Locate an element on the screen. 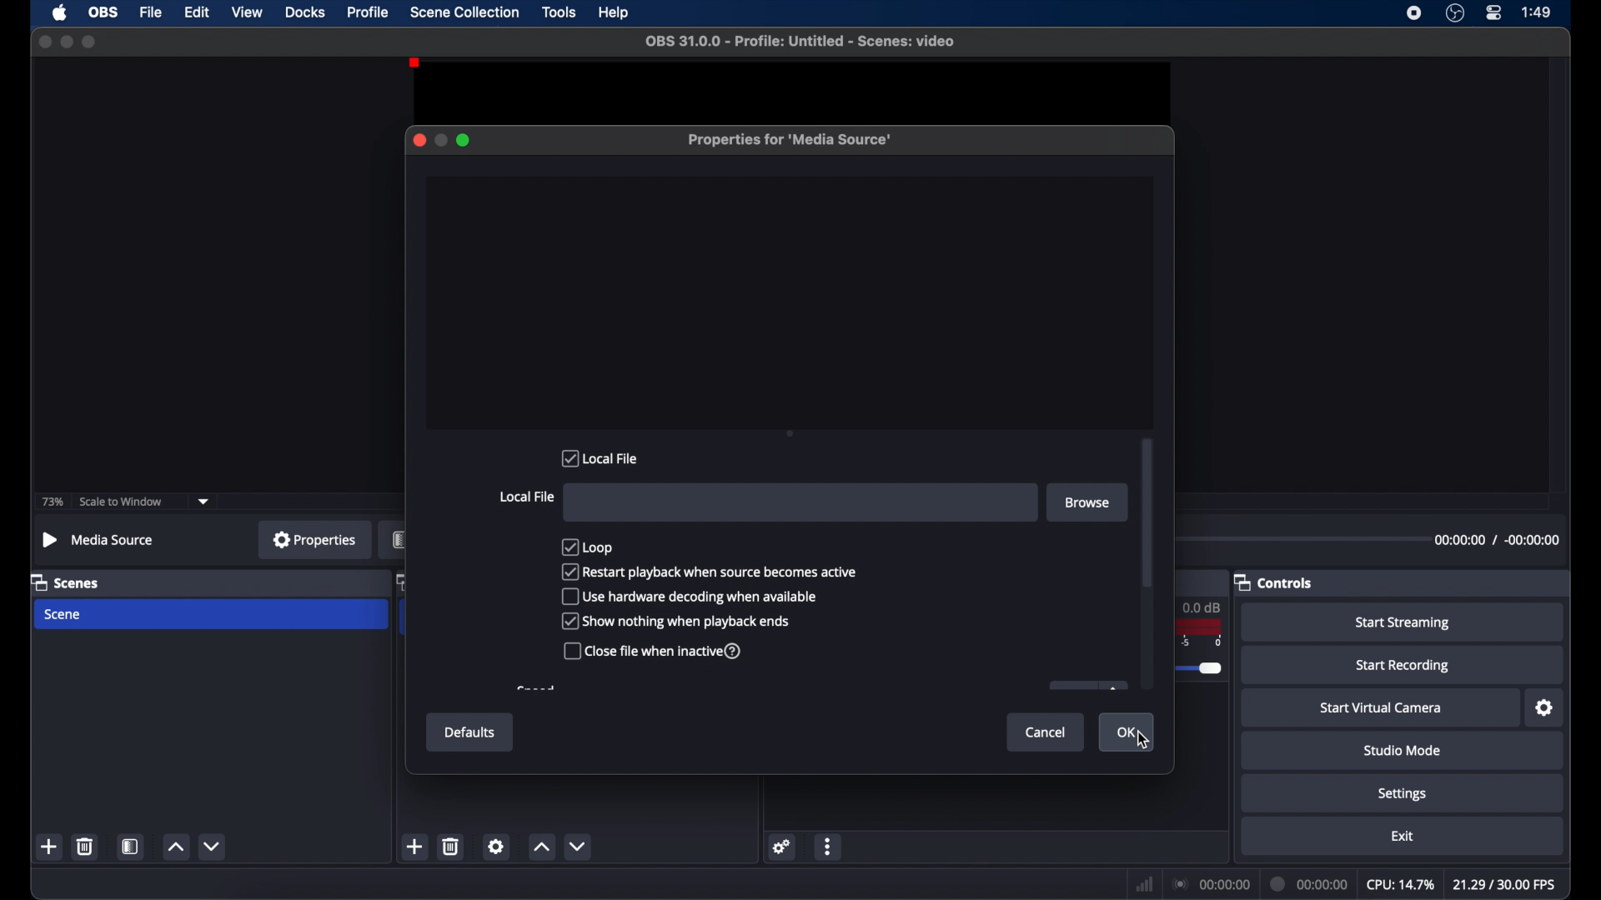 The image size is (1601, 900). more options is located at coordinates (830, 847).